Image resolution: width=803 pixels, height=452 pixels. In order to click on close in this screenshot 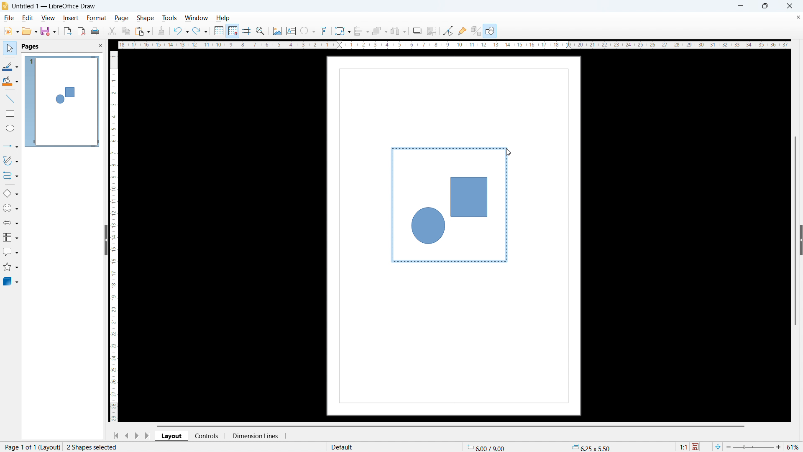, I will do `click(790, 6)`.